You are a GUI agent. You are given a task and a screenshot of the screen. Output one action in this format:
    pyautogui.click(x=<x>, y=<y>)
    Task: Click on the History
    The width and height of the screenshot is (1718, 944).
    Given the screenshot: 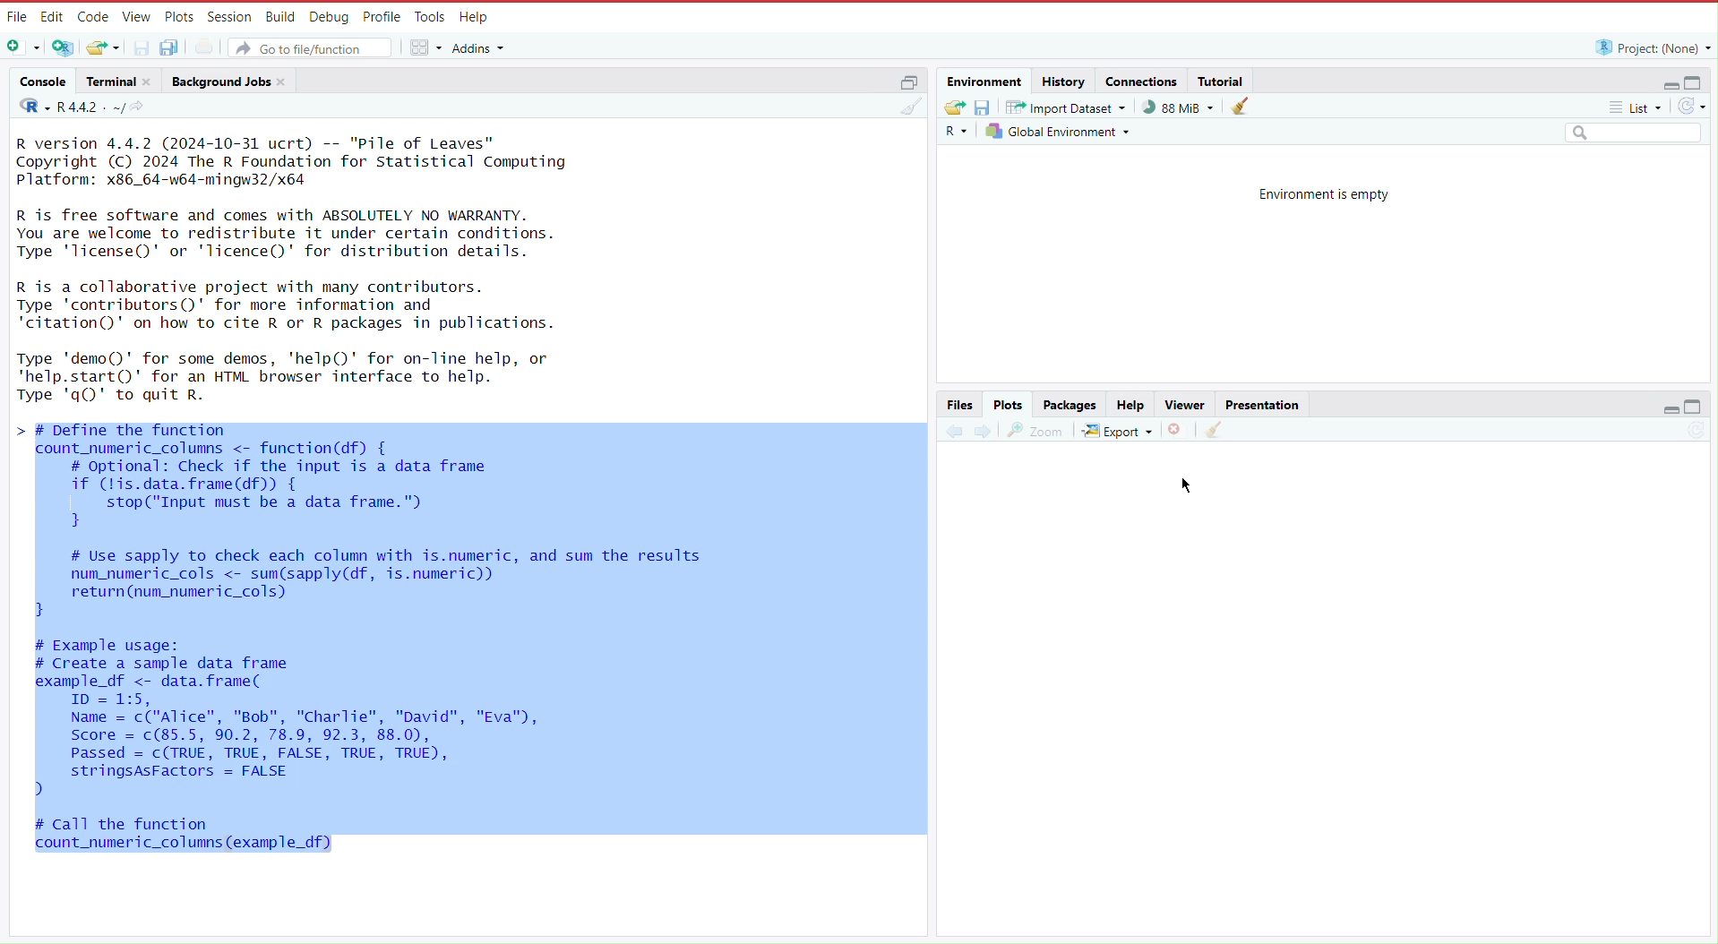 What is the action you would take?
    pyautogui.click(x=1063, y=81)
    